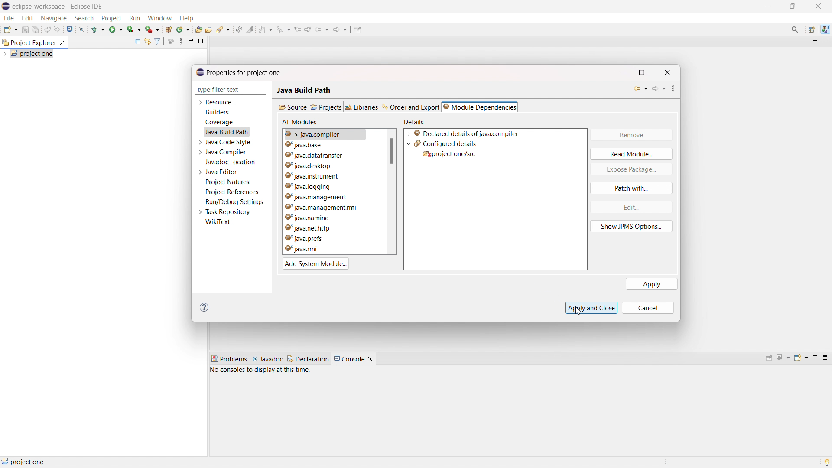 The height and width of the screenshot is (468, 832). What do you see at coordinates (58, 29) in the screenshot?
I see `redo` at bounding box center [58, 29].